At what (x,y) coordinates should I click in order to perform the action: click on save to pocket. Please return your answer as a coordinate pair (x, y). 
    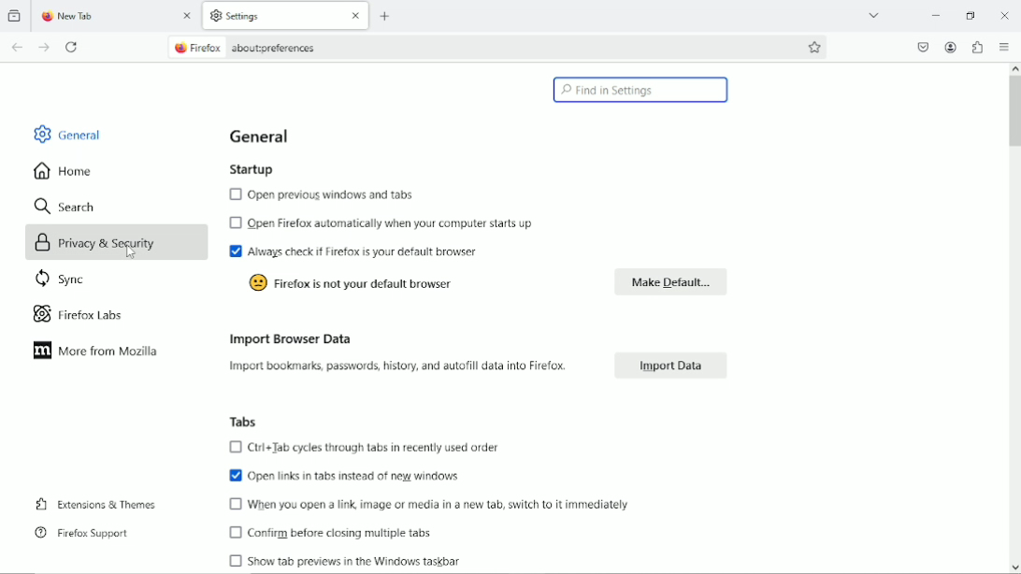
    Looking at the image, I should click on (922, 45).